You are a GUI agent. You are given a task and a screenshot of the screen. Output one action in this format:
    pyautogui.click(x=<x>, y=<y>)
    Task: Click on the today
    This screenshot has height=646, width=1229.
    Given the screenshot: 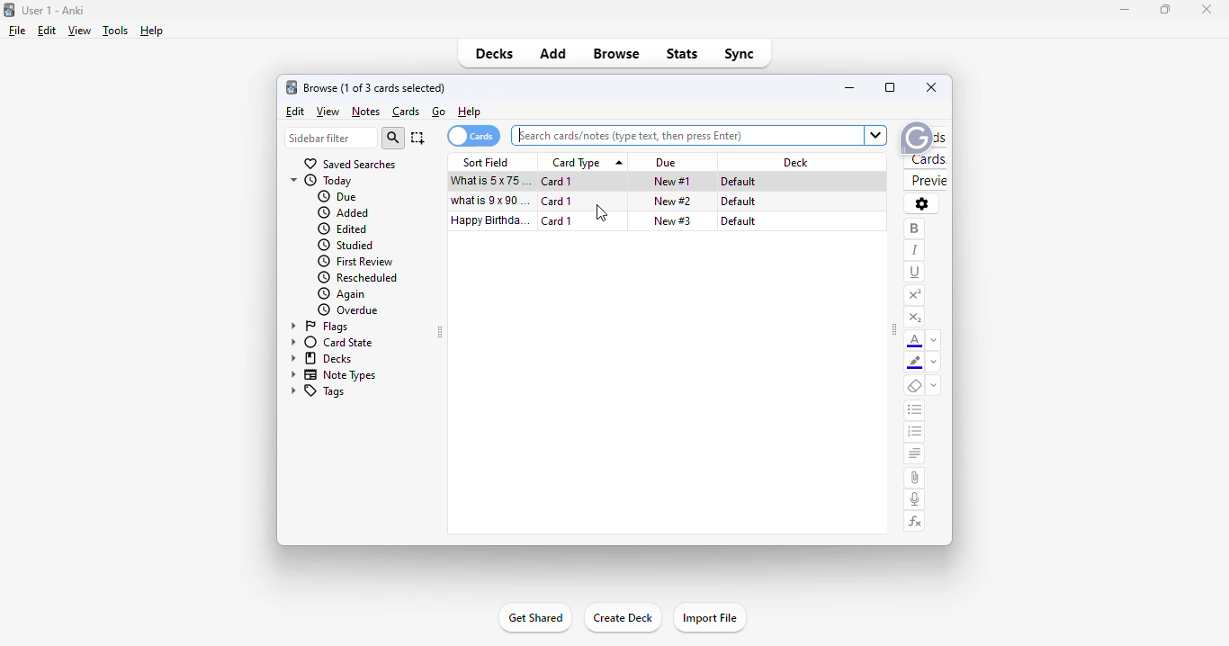 What is the action you would take?
    pyautogui.click(x=322, y=181)
    